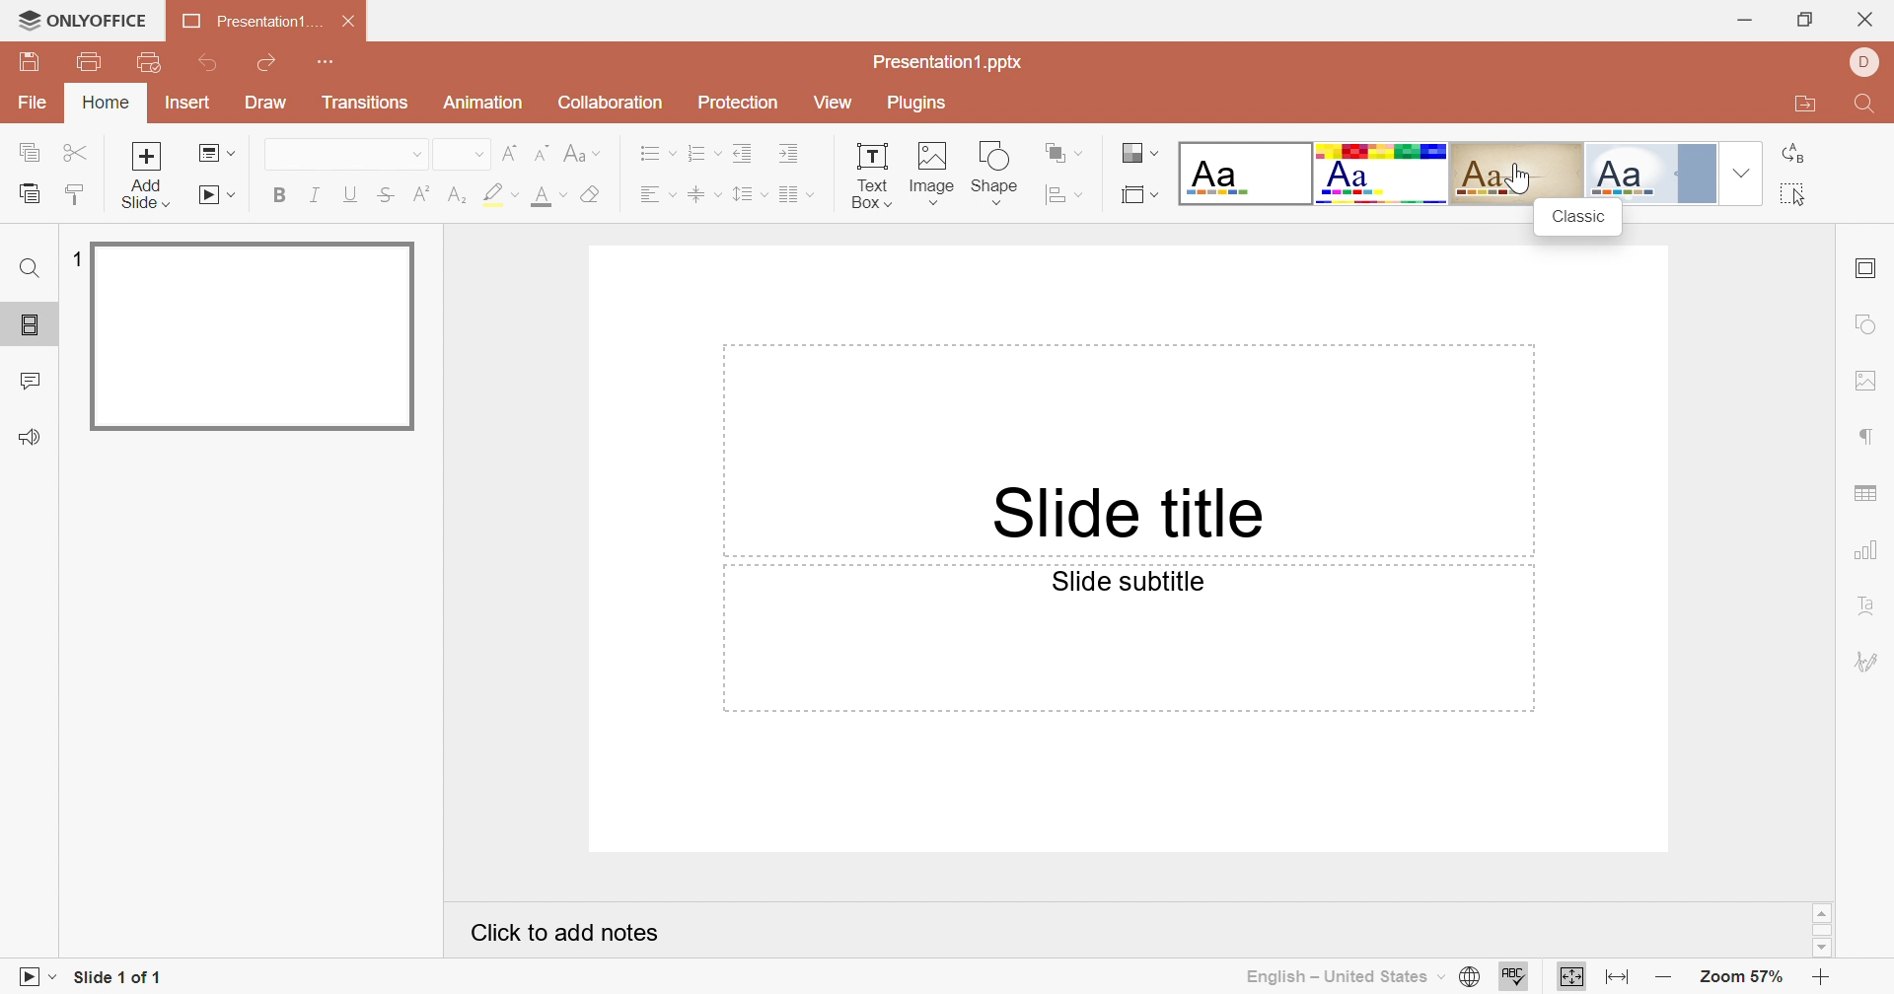 The width and height of the screenshot is (1894, 994). What do you see at coordinates (1869, 382) in the screenshot?
I see `Image settings` at bounding box center [1869, 382].